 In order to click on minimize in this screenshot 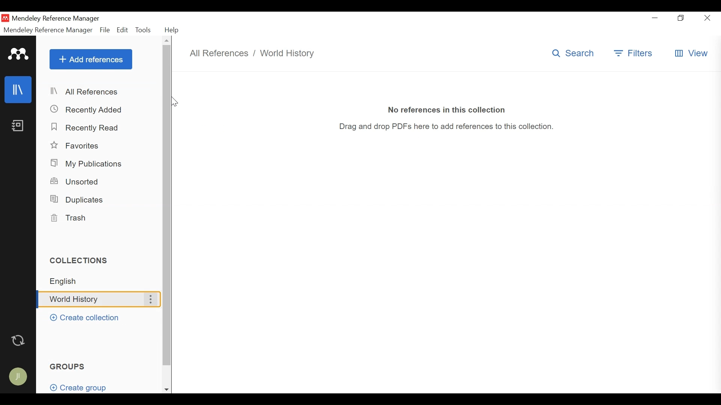, I will do `click(656, 18)`.